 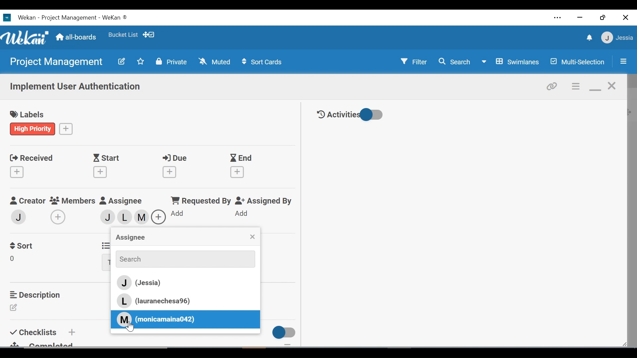 I want to click on Requested By, so click(x=198, y=201).